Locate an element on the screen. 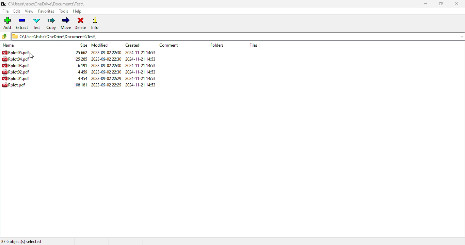 This screenshot has width=465, height=245. name is located at coordinates (9, 45).